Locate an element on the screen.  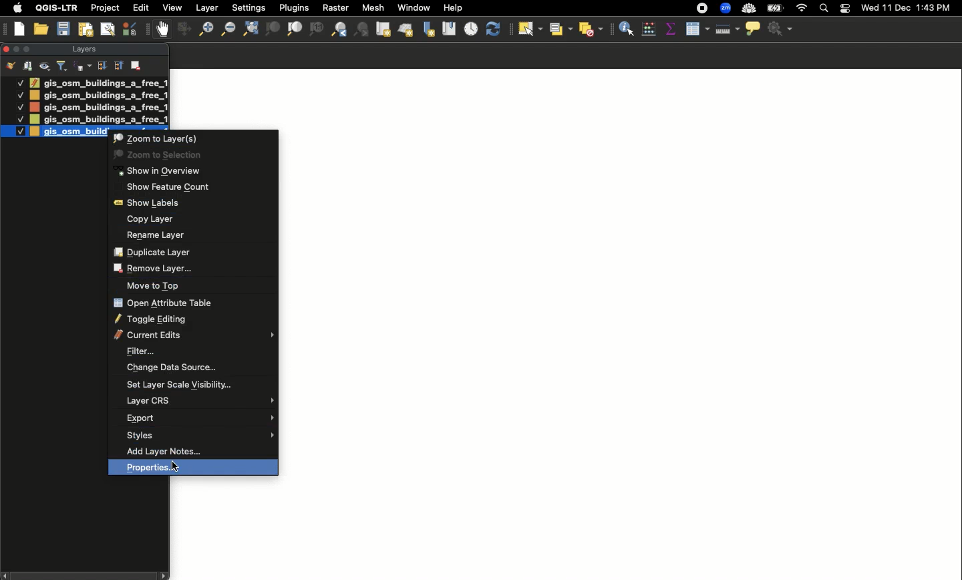
Recording is located at coordinates (702, 9).